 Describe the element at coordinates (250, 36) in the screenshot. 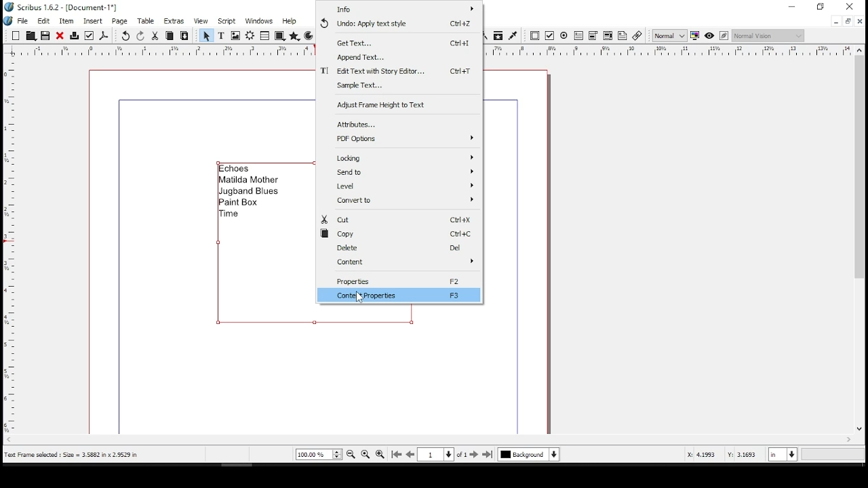

I see `render frame` at that location.